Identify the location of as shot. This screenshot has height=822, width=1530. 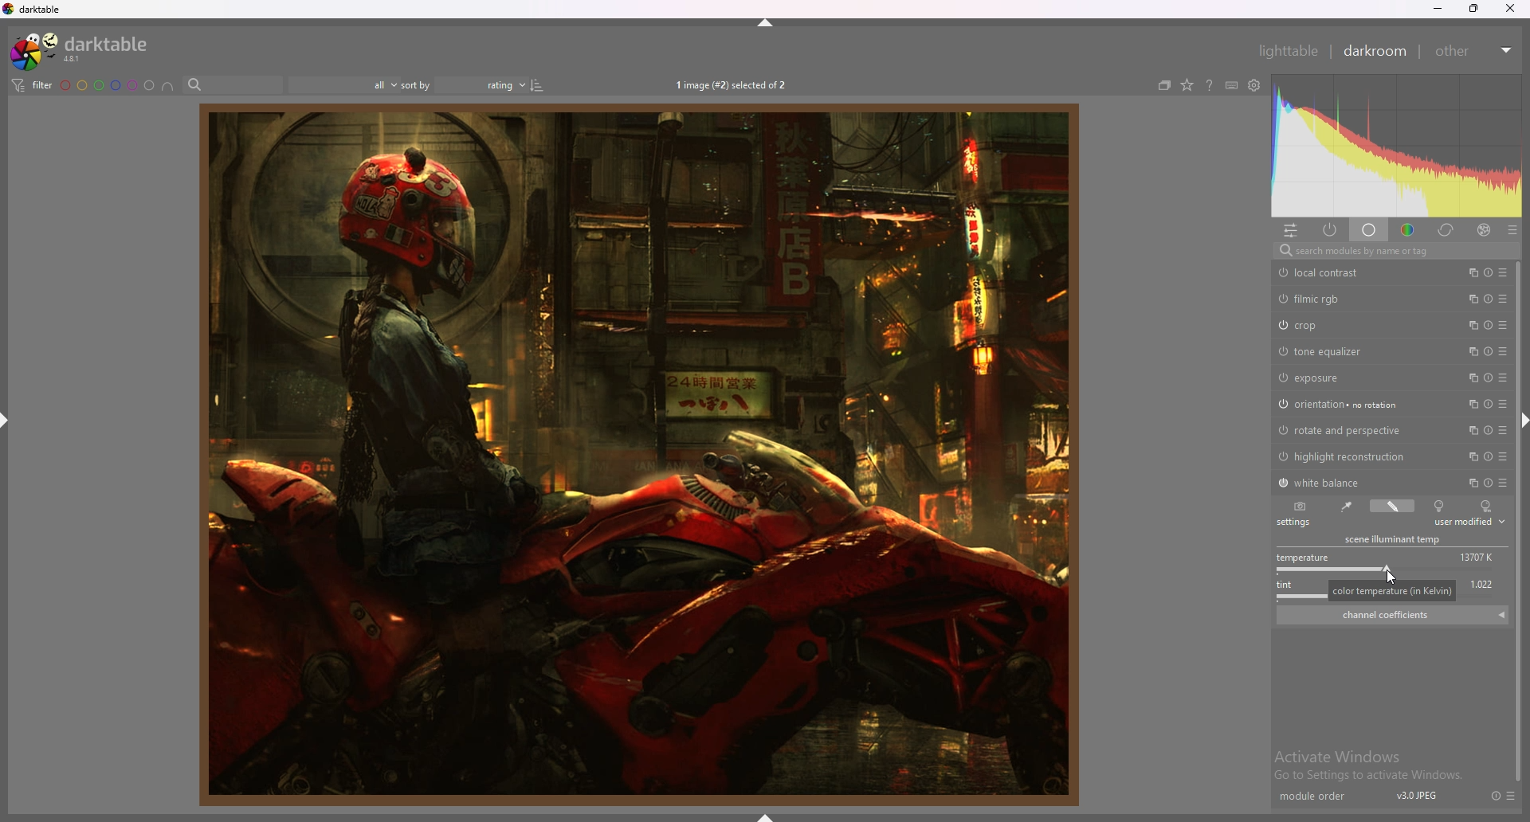
(1300, 507).